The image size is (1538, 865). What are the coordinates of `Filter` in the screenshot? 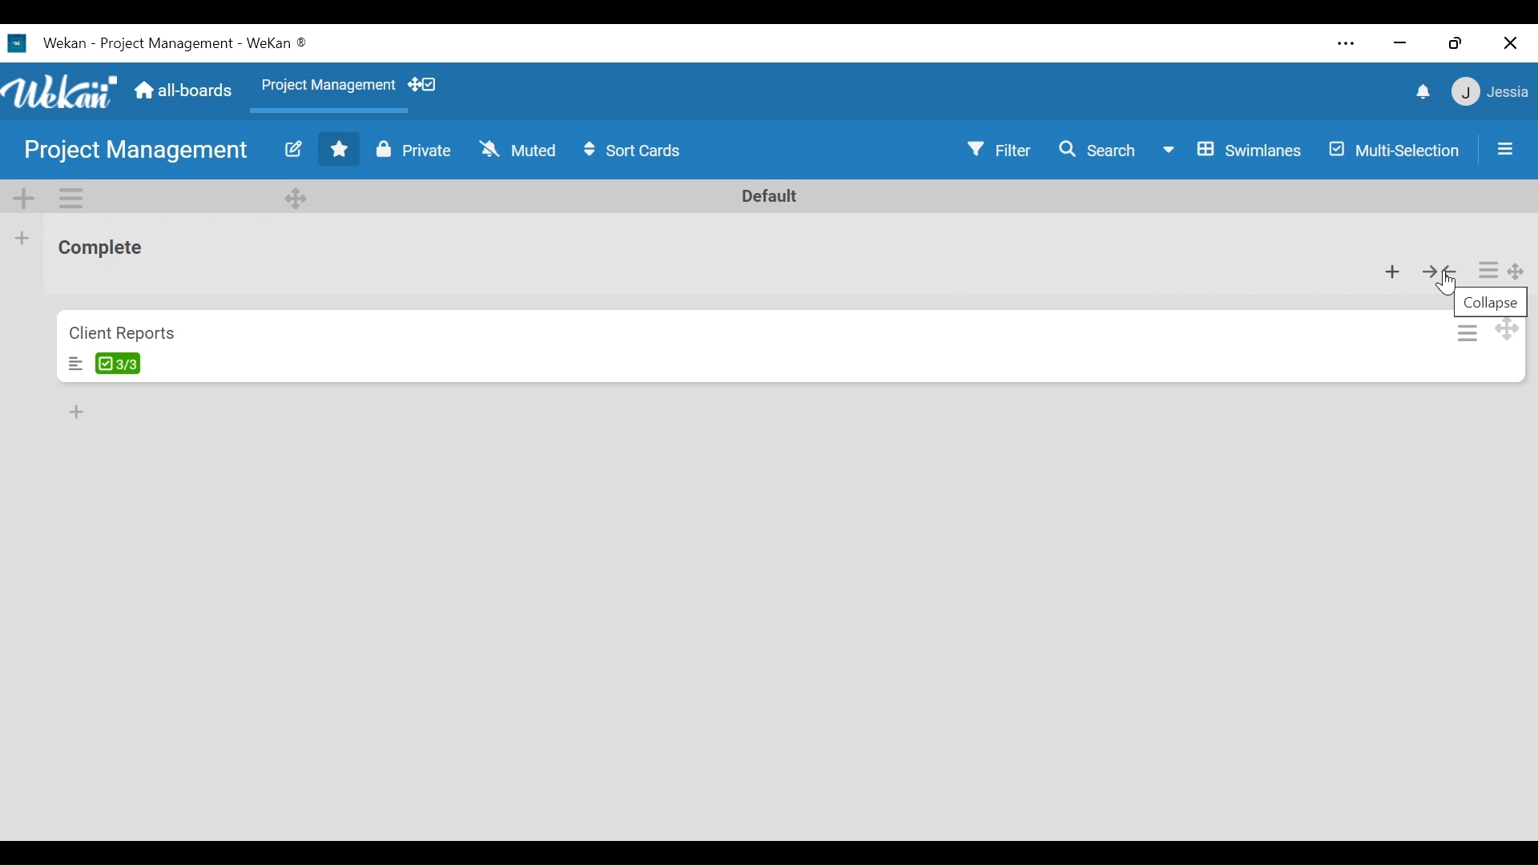 It's located at (1001, 150).